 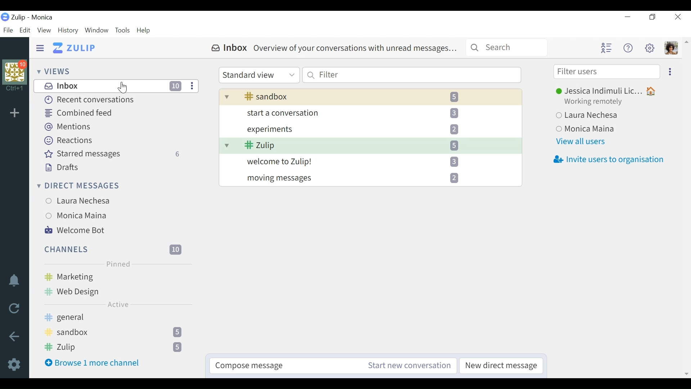 What do you see at coordinates (74, 47) in the screenshot?
I see `Go to Home View` at bounding box center [74, 47].